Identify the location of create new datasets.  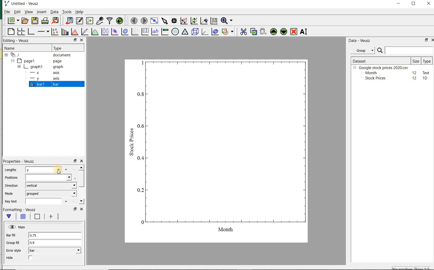
(90, 21).